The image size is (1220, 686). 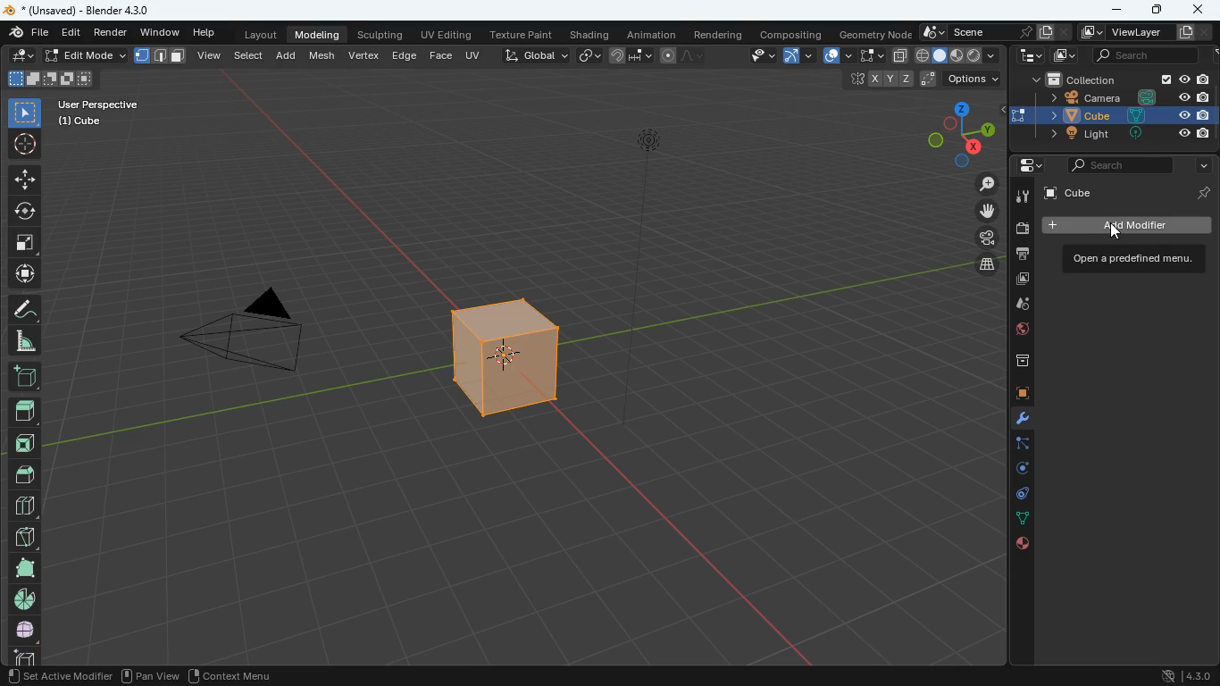 I want to click on edge, so click(x=1019, y=447).